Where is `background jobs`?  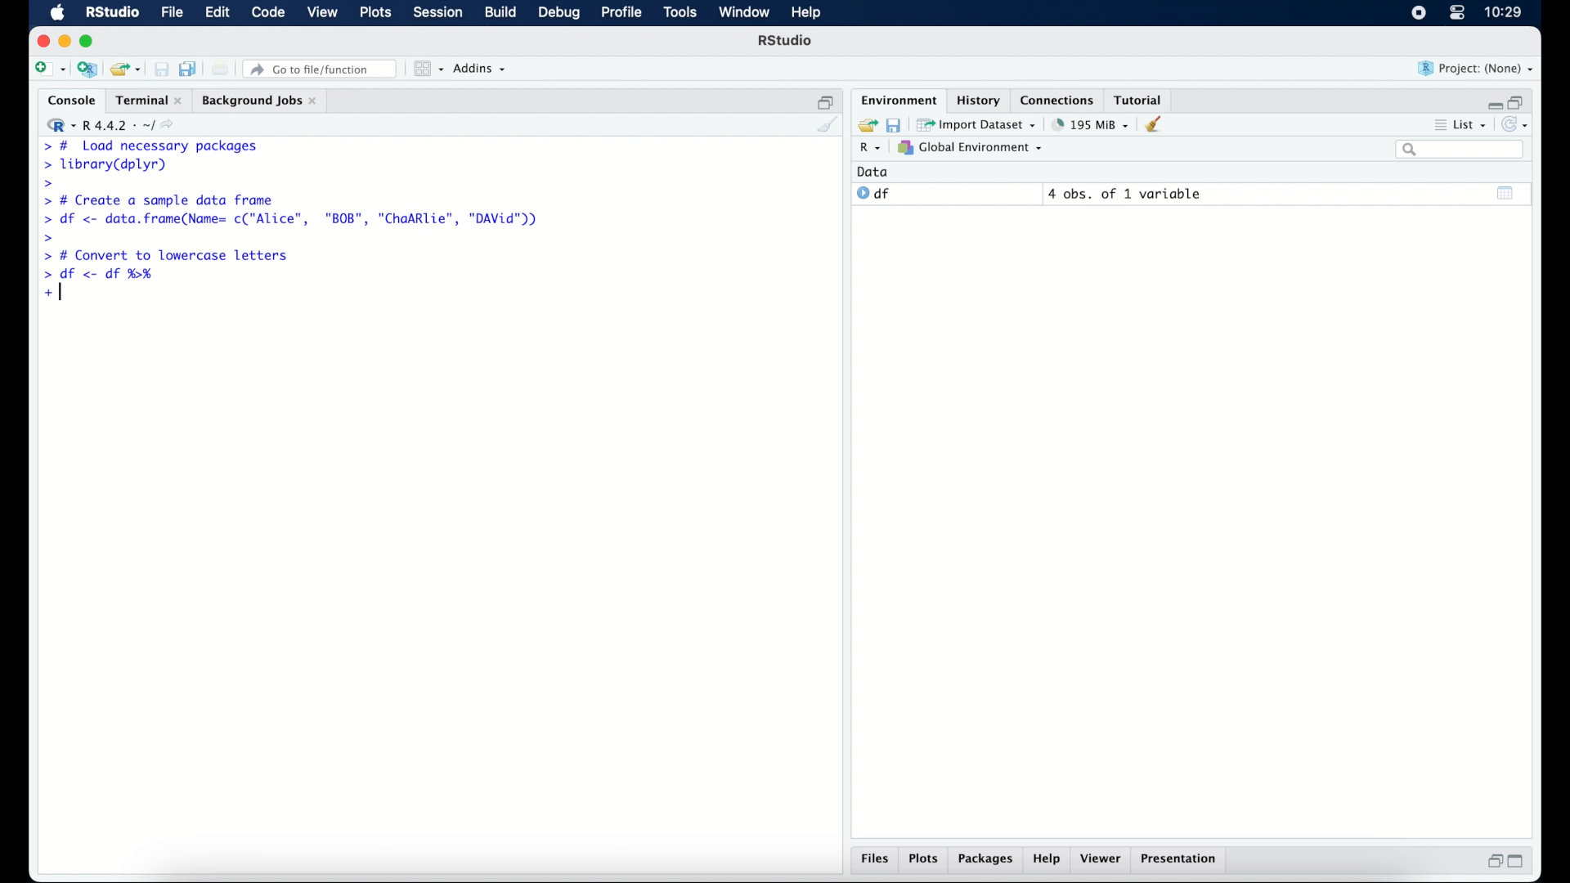
background jobs is located at coordinates (259, 101).